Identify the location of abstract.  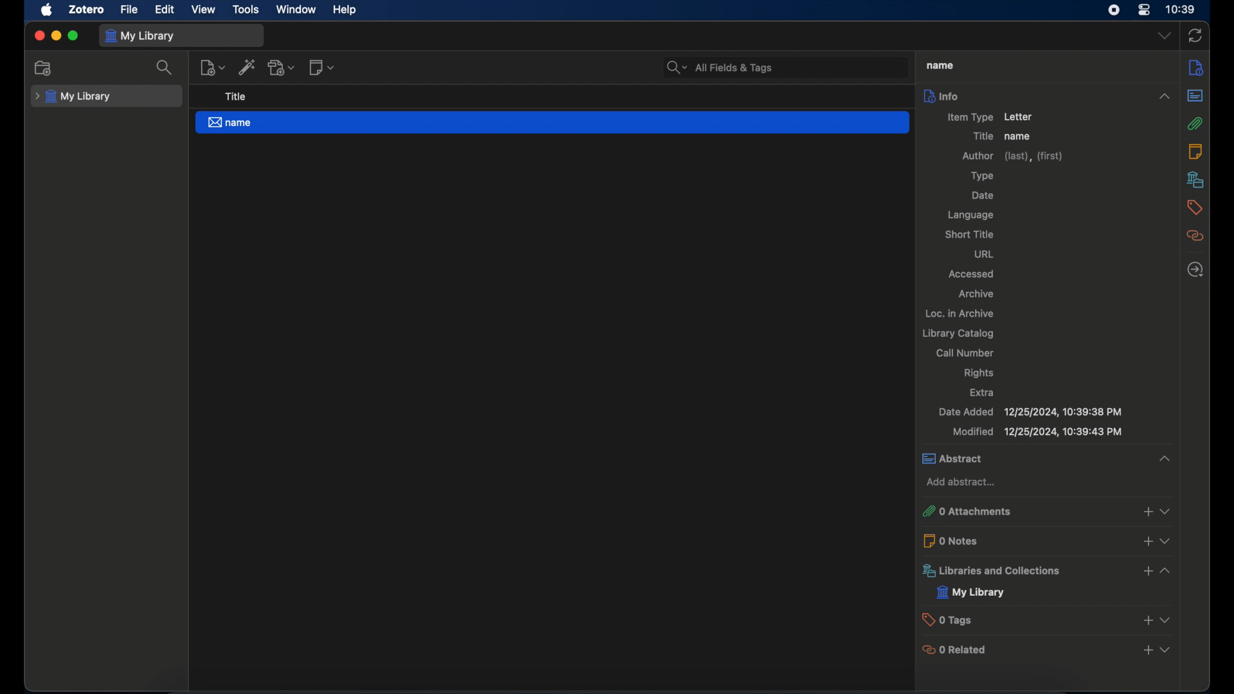
(957, 458).